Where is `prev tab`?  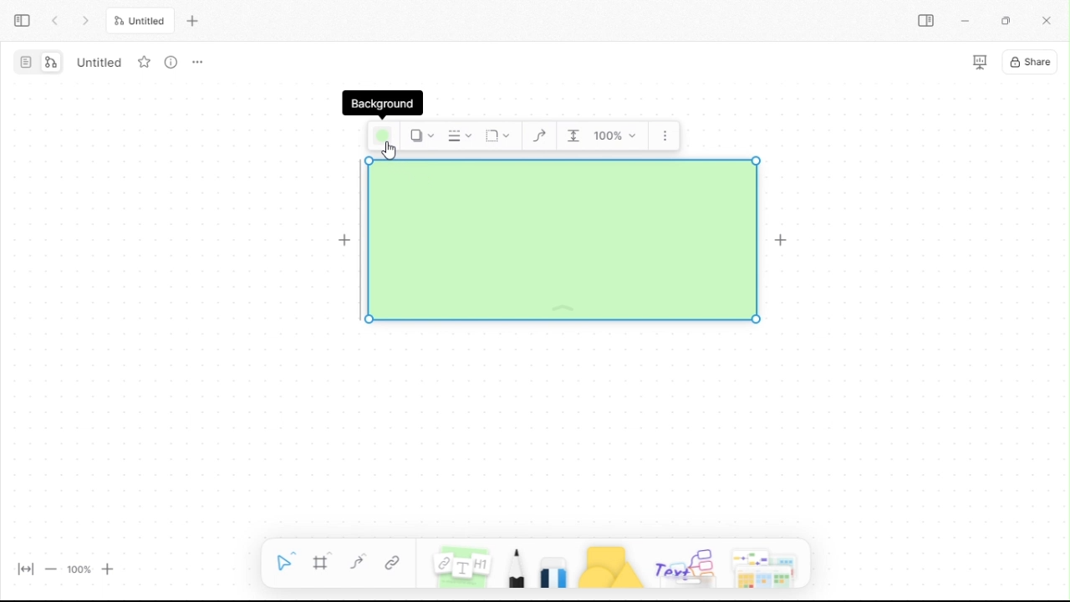
prev tab is located at coordinates (55, 22).